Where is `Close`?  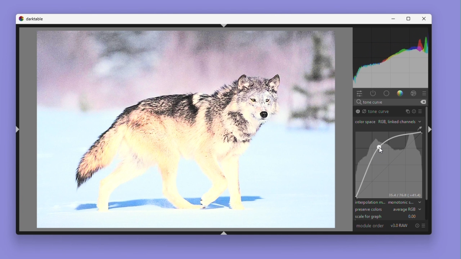
Close is located at coordinates (425, 19).